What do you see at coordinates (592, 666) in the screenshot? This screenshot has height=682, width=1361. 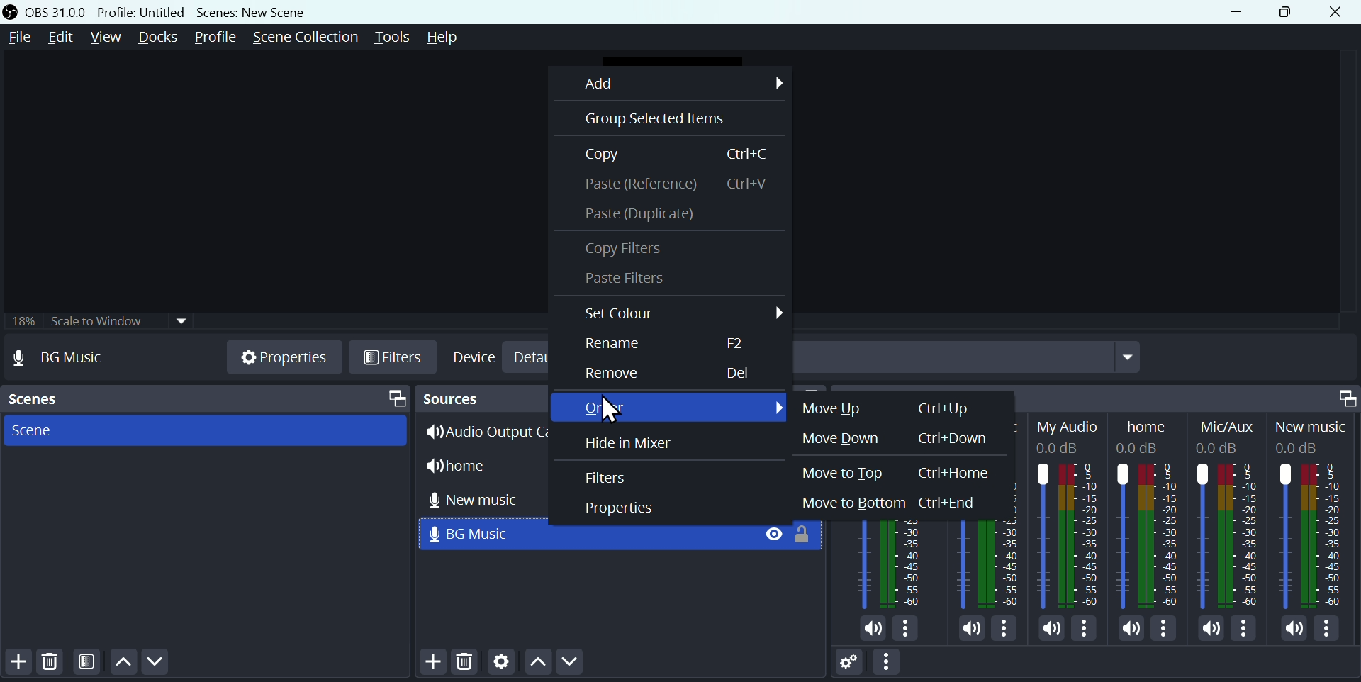 I see `Down` at bounding box center [592, 666].